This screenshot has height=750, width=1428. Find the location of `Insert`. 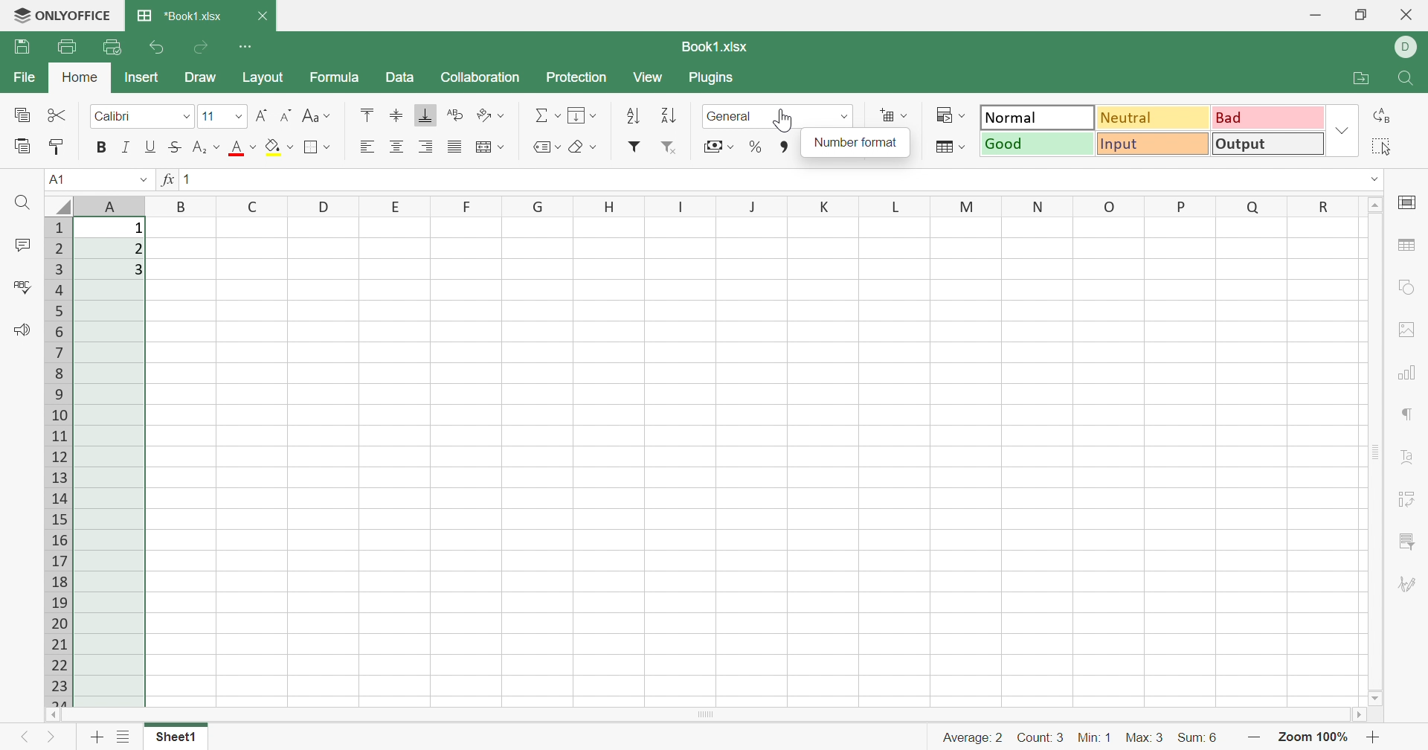

Insert is located at coordinates (141, 77).